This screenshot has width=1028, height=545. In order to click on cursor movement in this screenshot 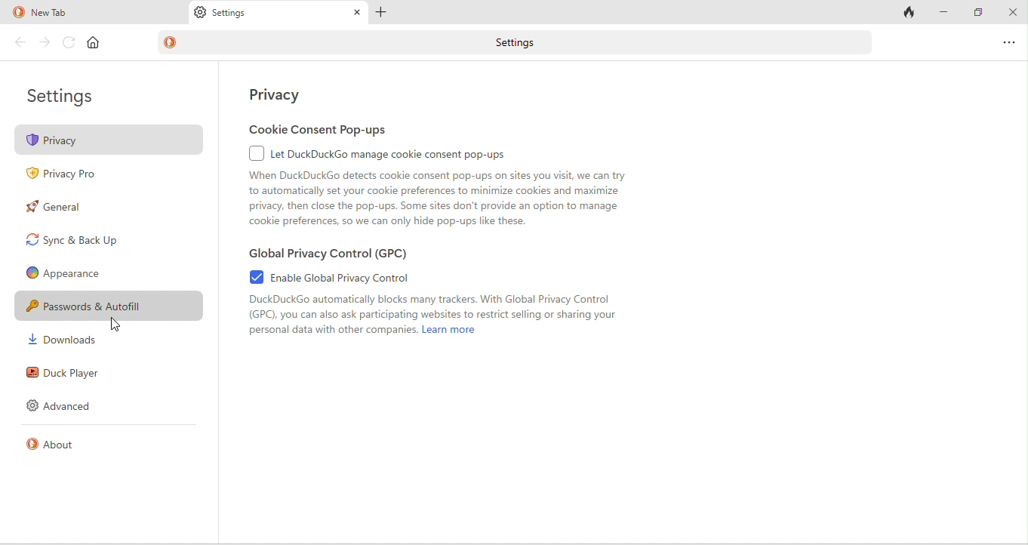, I will do `click(121, 325)`.